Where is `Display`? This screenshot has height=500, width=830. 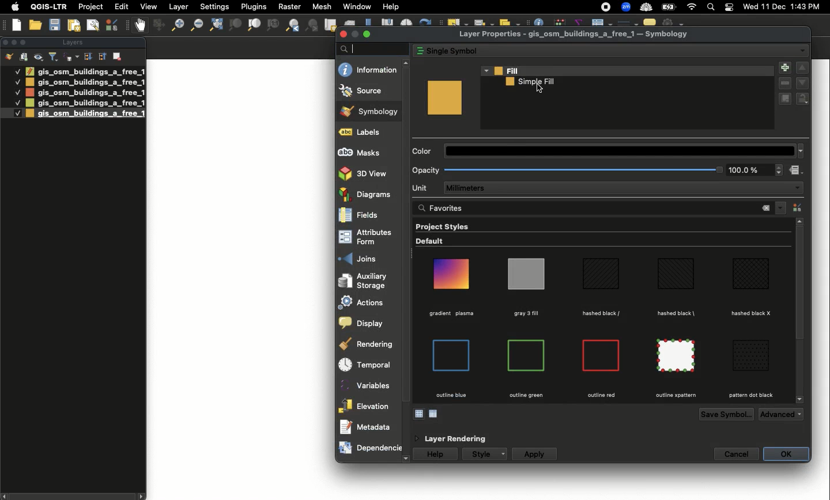
Display is located at coordinates (367, 322).